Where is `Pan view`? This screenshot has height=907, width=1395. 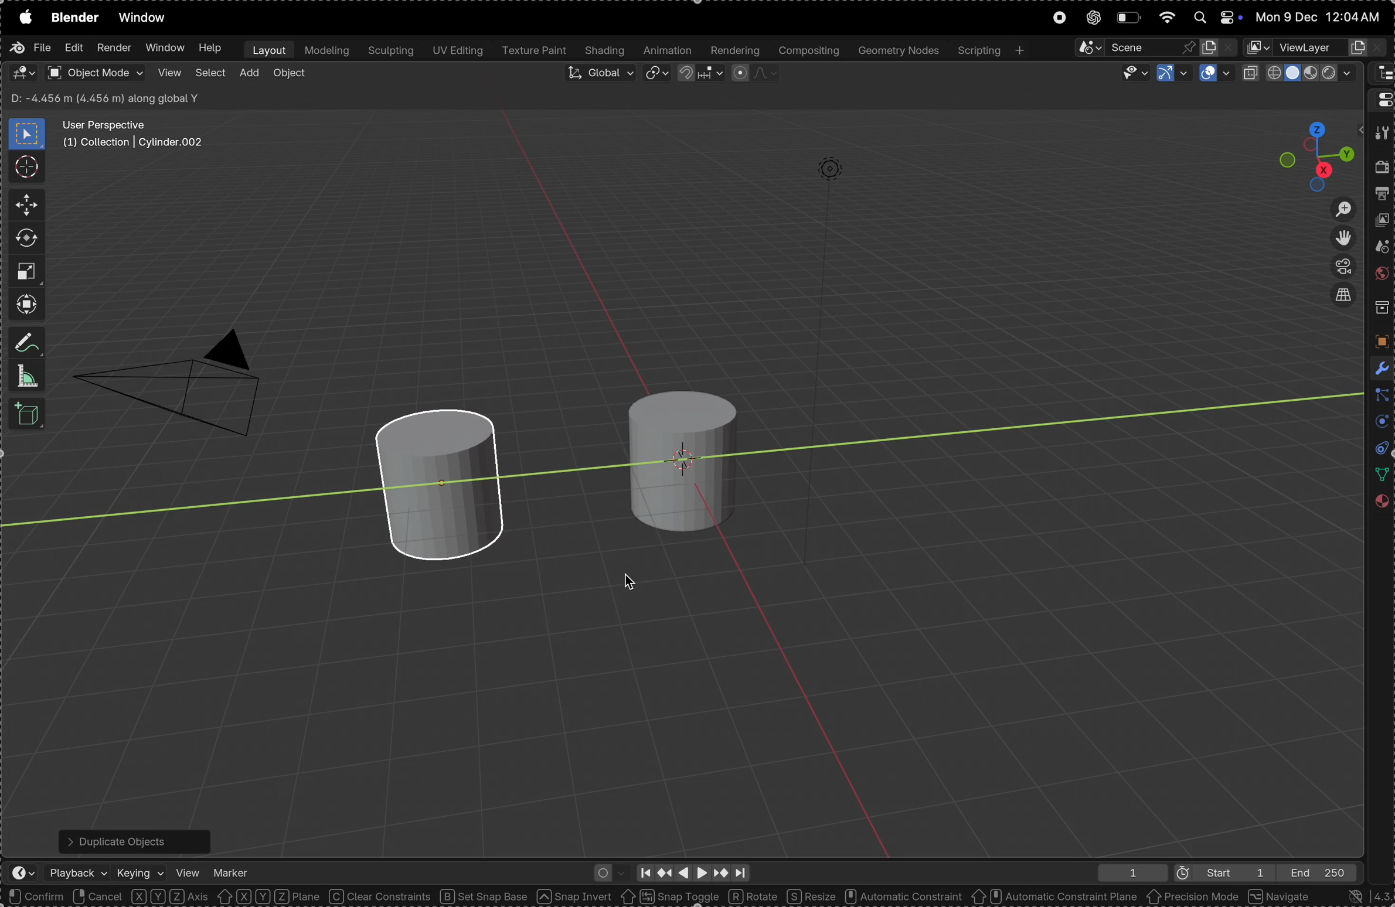 Pan view is located at coordinates (140, 896).